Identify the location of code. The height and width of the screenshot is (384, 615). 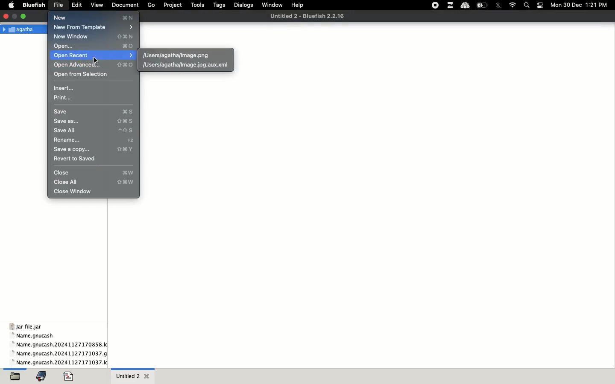
(69, 376).